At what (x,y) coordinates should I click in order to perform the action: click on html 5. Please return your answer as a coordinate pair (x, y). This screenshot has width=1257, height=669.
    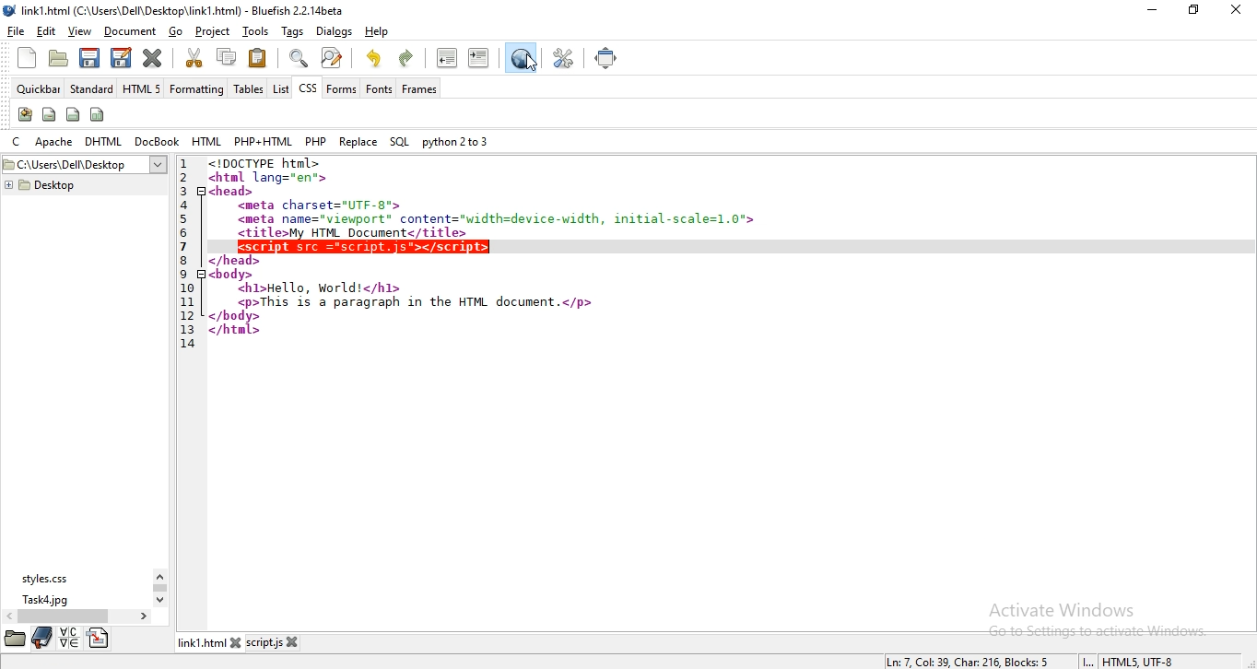
    Looking at the image, I should click on (142, 88).